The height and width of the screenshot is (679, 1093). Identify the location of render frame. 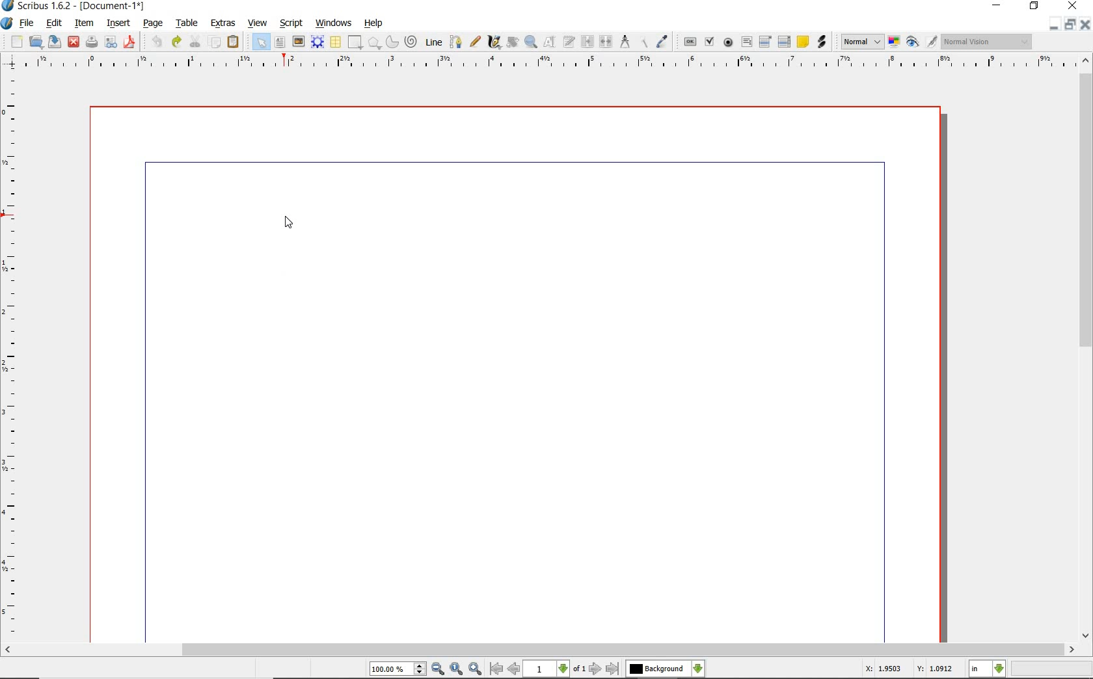
(317, 41).